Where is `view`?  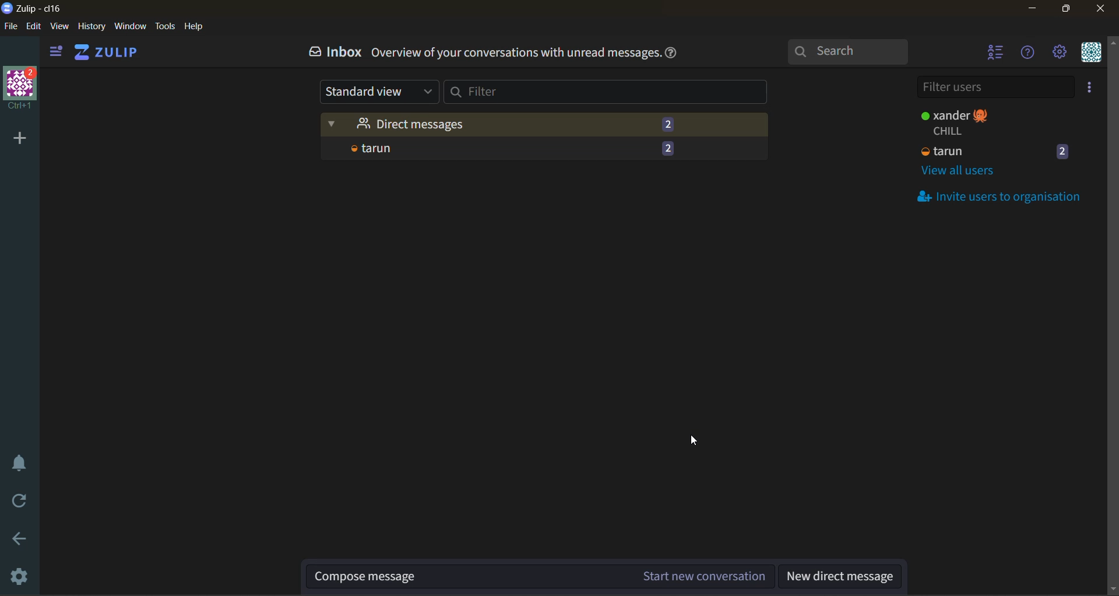
view is located at coordinates (63, 27).